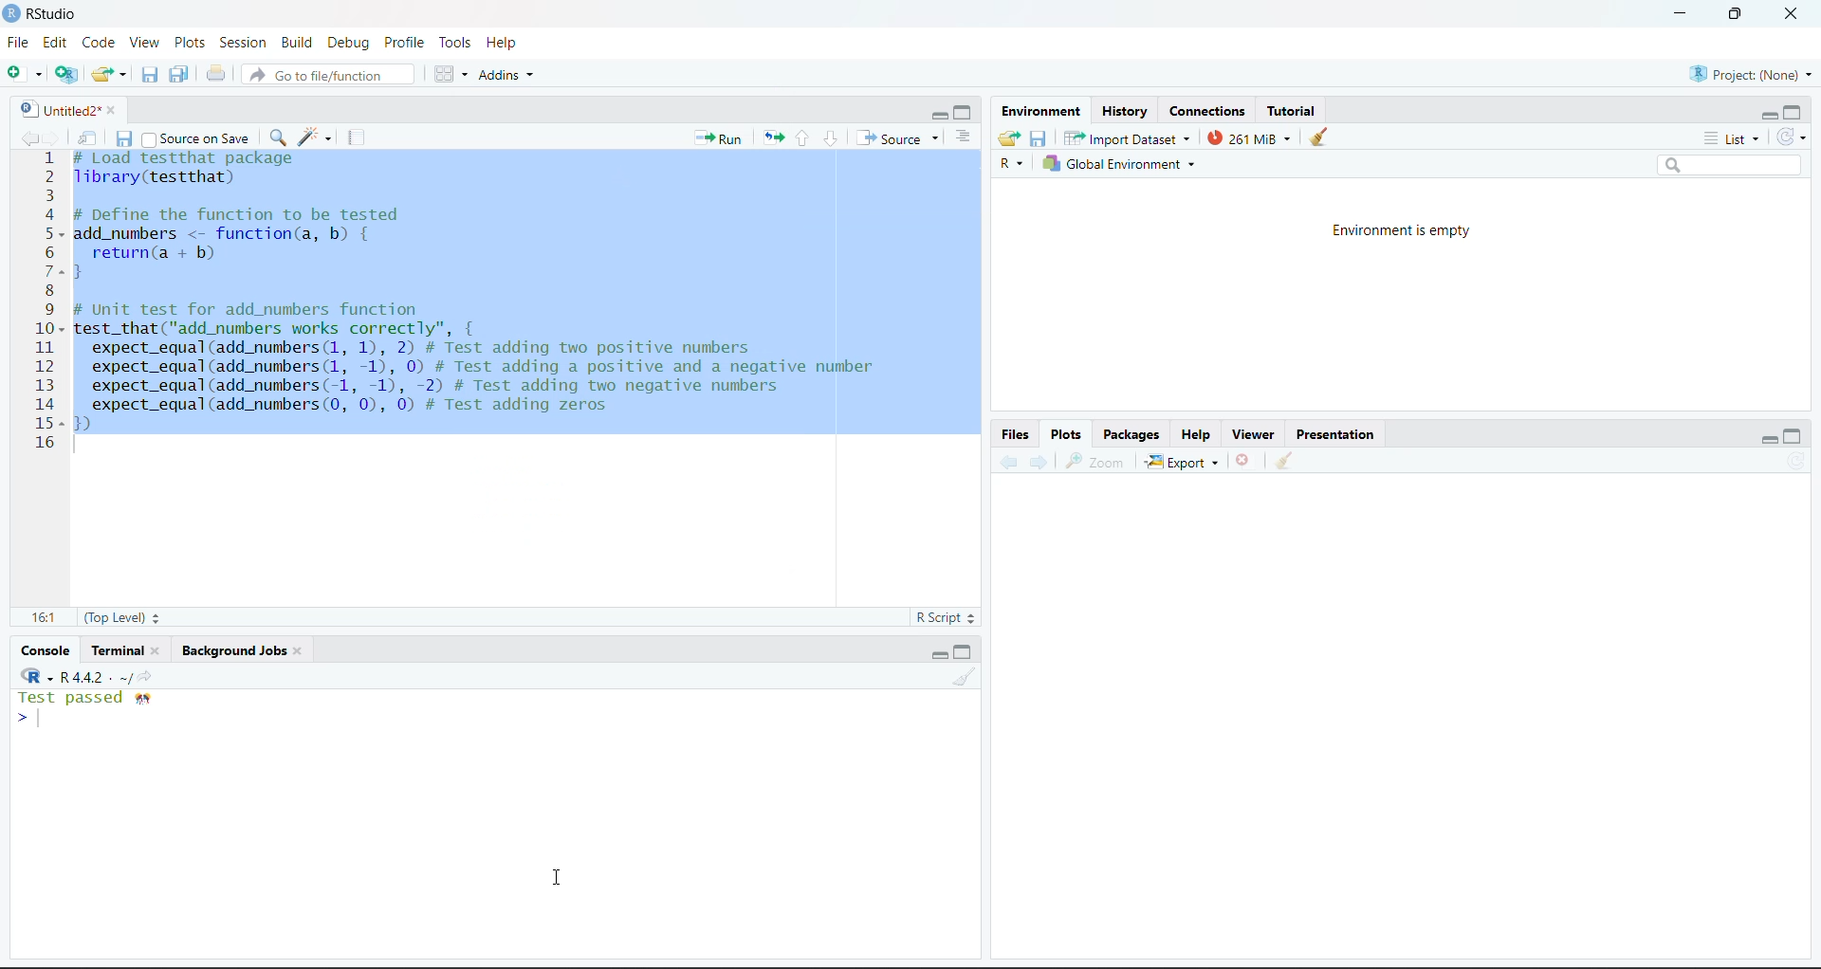 The height and width of the screenshot is (969, 1821). I want to click on (Top Level), so click(108, 618).